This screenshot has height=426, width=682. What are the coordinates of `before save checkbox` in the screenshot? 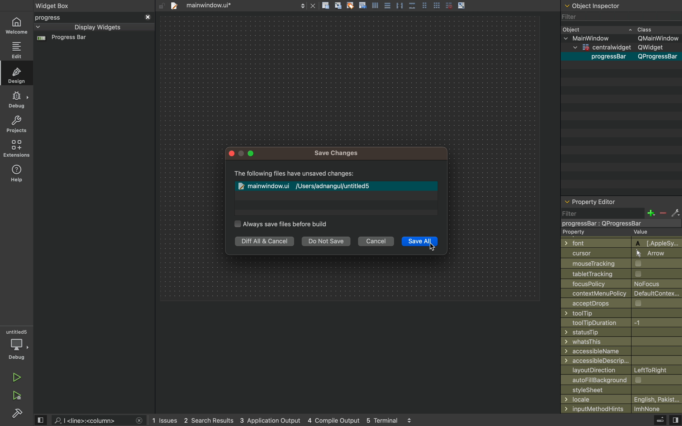 It's located at (282, 223).